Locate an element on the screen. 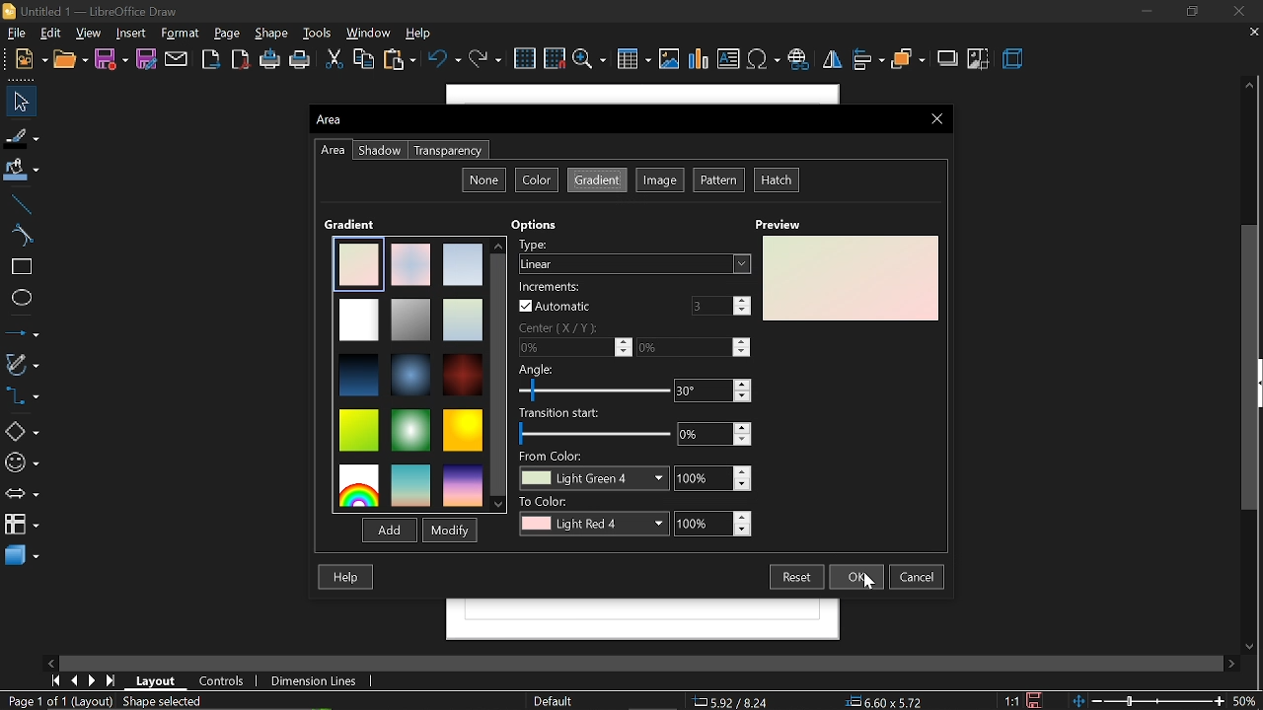 The image size is (1263, 710). restore down is located at coordinates (1191, 11).